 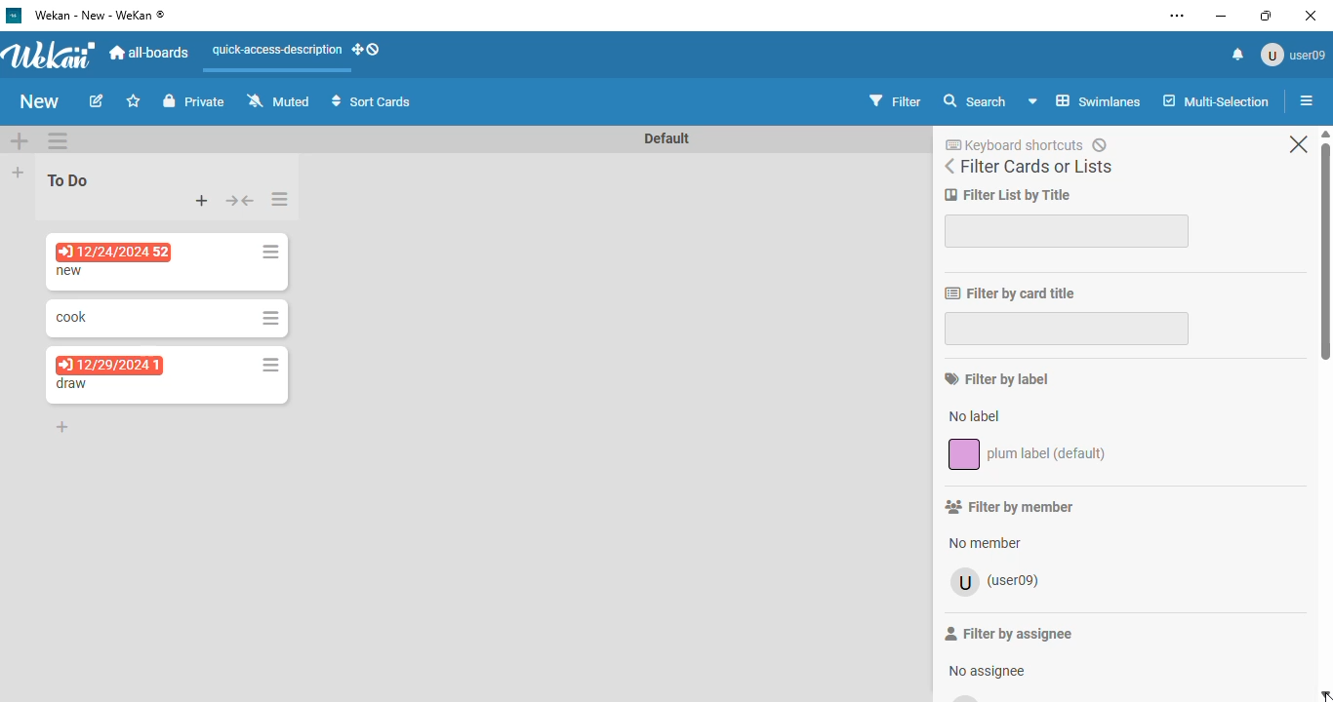 What do you see at coordinates (270, 253) in the screenshot?
I see `card actions` at bounding box center [270, 253].